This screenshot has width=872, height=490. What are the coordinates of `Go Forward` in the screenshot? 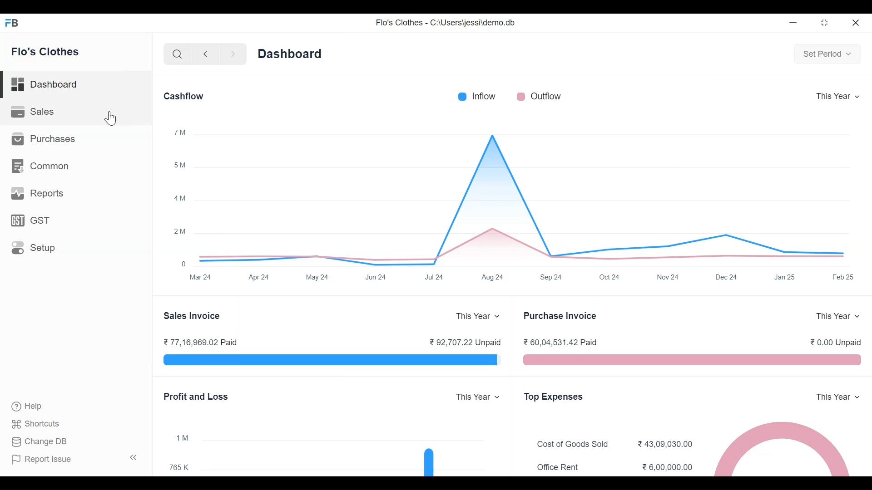 It's located at (229, 54).